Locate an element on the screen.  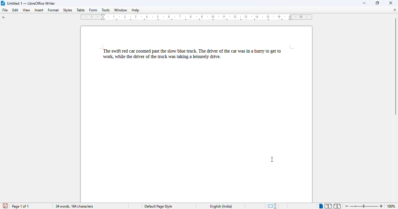
tools is located at coordinates (106, 10).